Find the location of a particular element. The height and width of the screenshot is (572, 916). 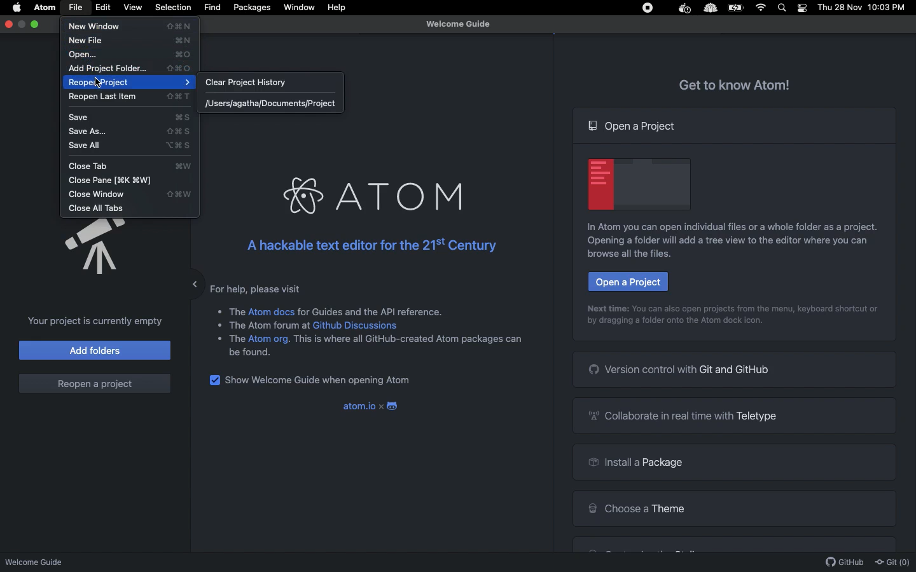

Github Discussion is located at coordinates (357, 325).